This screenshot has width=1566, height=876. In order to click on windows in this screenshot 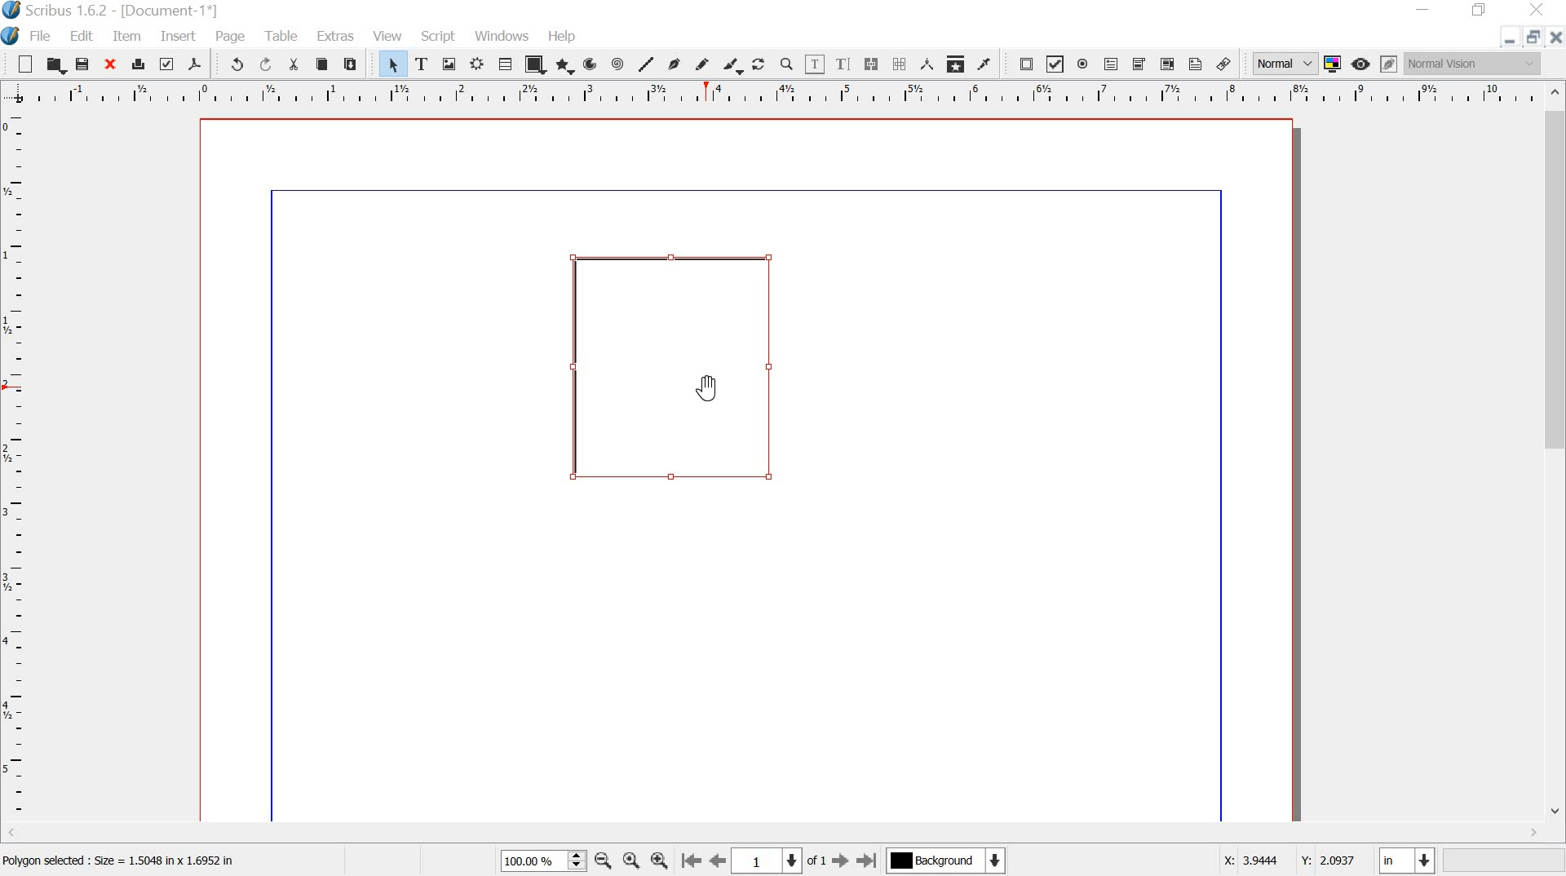, I will do `click(502, 36)`.